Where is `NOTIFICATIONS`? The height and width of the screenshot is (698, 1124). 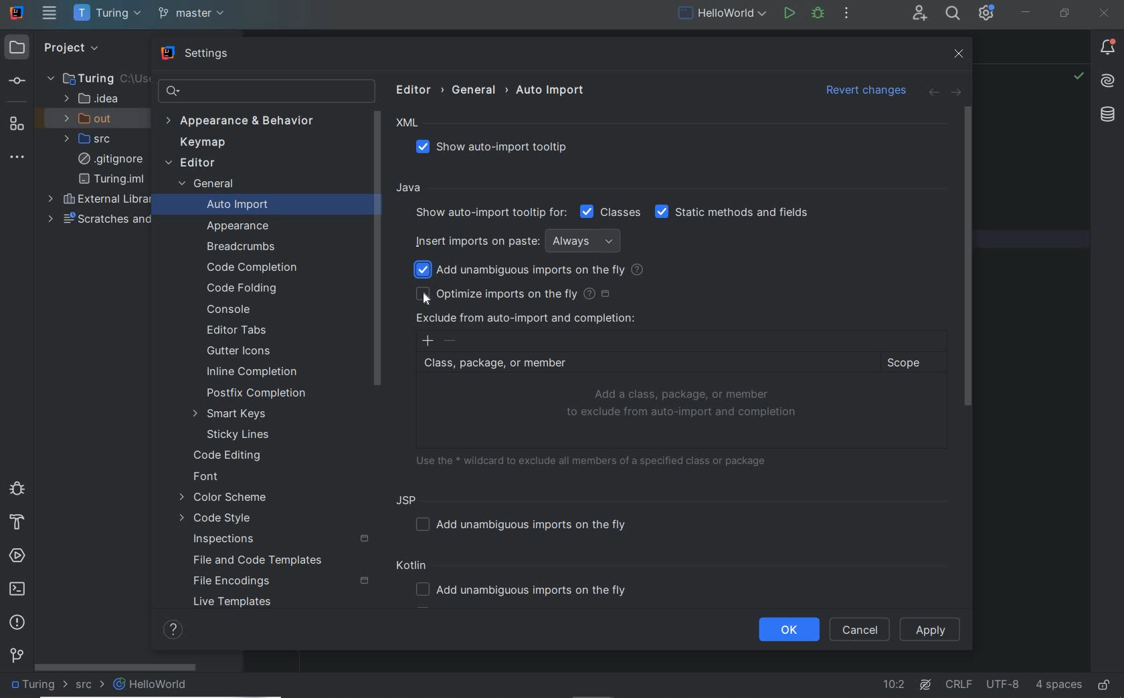 NOTIFICATIONS is located at coordinates (1108, 48).